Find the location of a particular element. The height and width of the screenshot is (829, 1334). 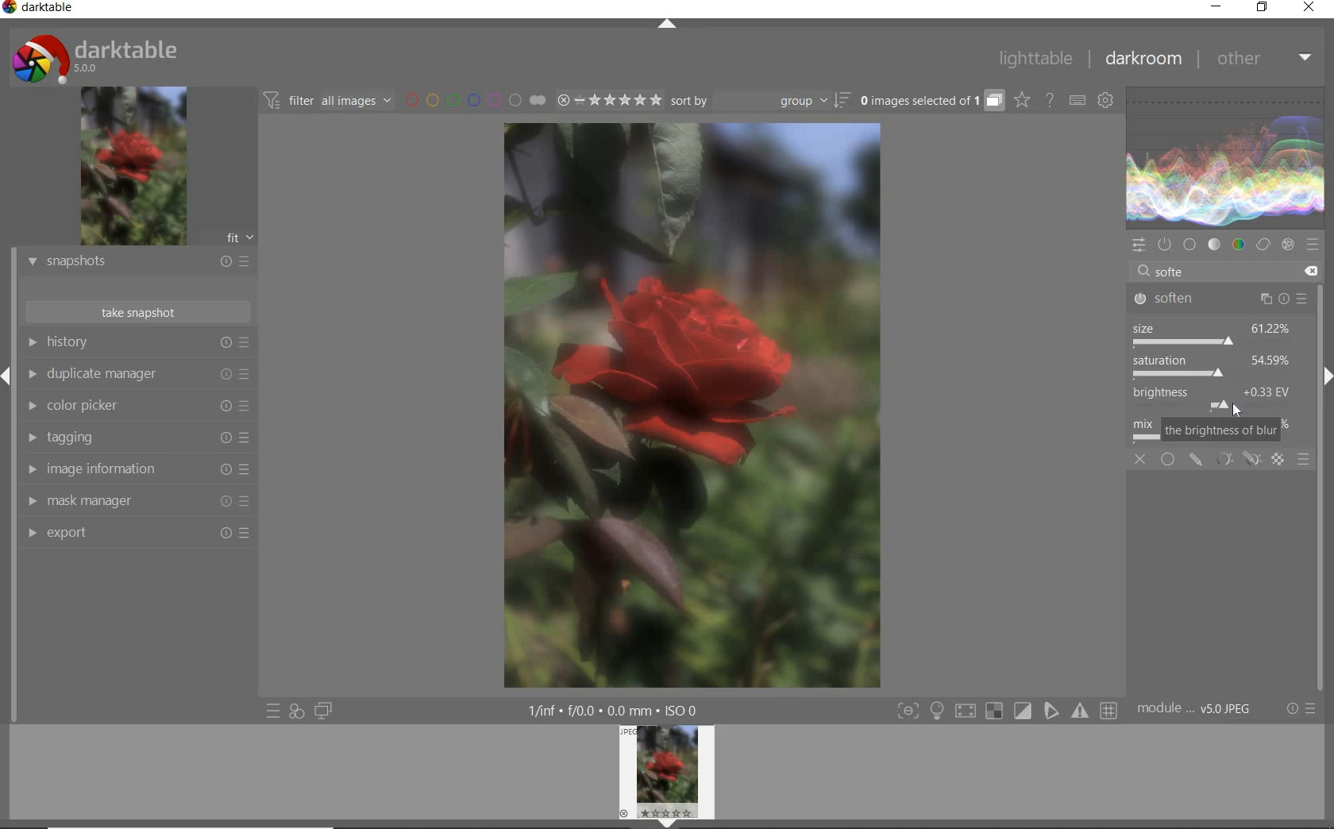

grouped images is located at coordinates (930, 102).